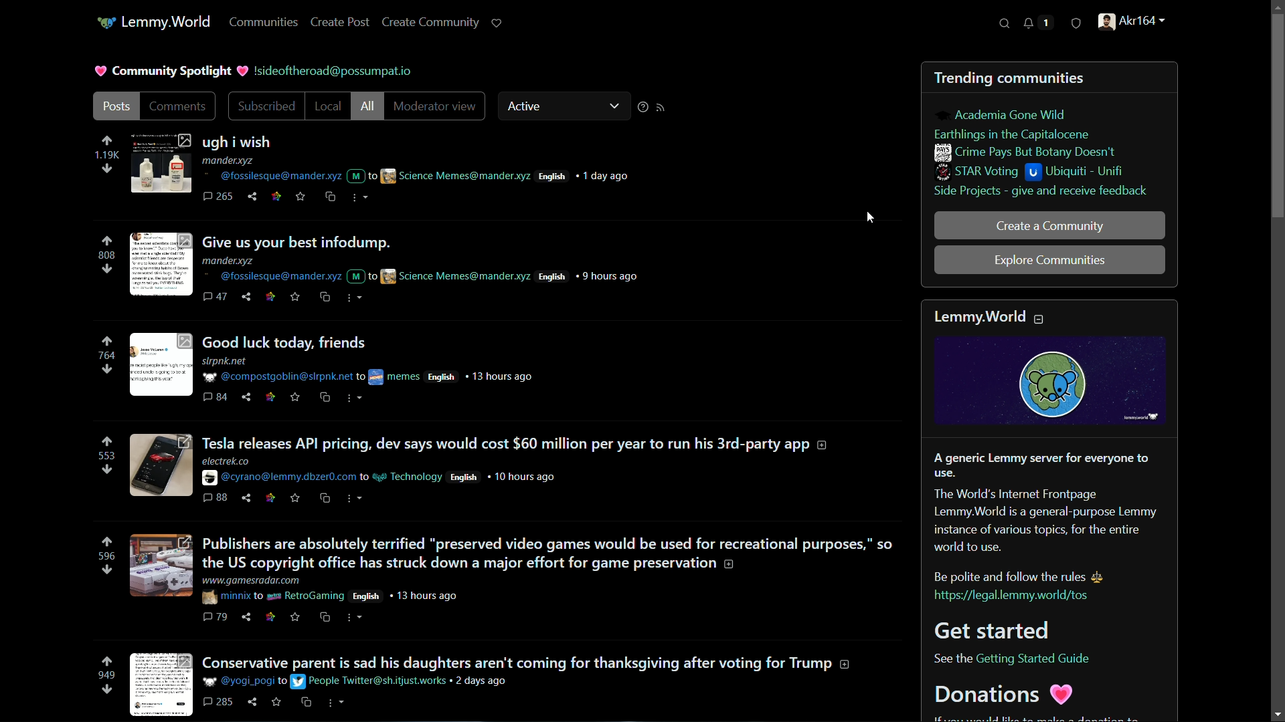  What do you see at coordinates (106, 268) in the screenshot?
I see `downvote` at bounding box center [106, 268].